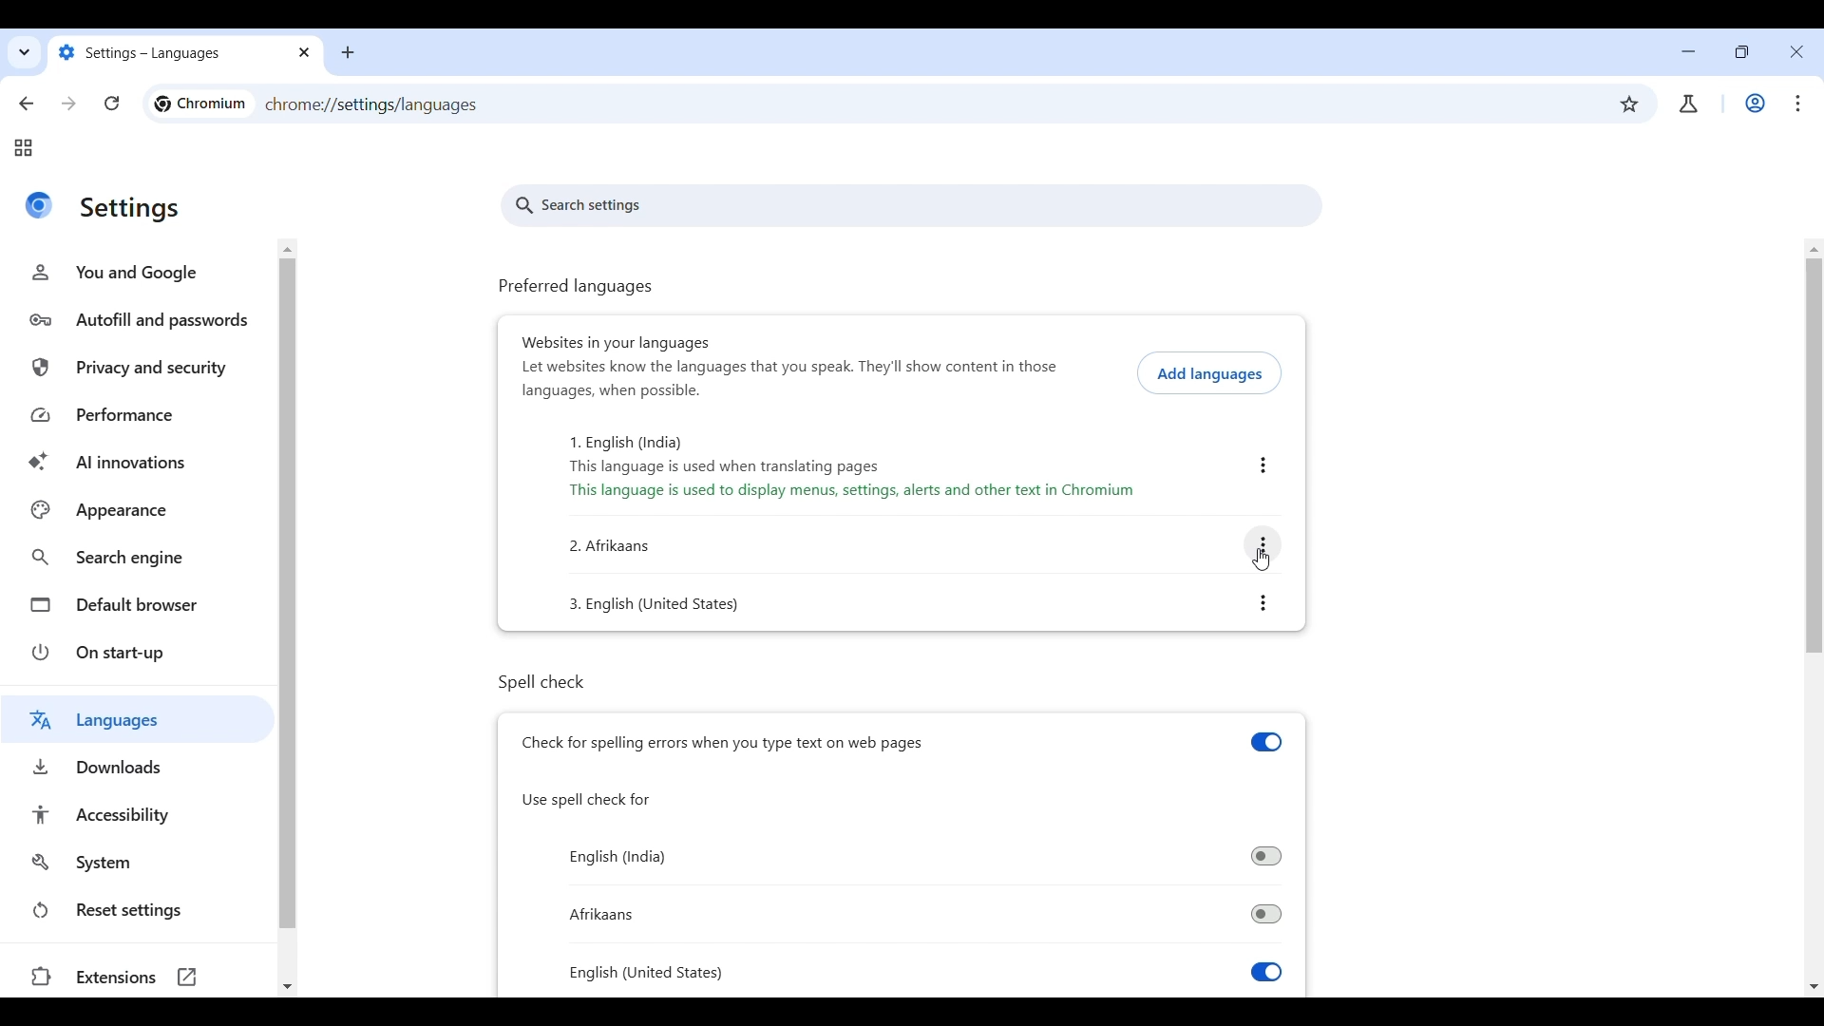  What do you see at coordinates (137, 272) in the screenshot?
I see `You and Google` at bounding box center [137, 272].